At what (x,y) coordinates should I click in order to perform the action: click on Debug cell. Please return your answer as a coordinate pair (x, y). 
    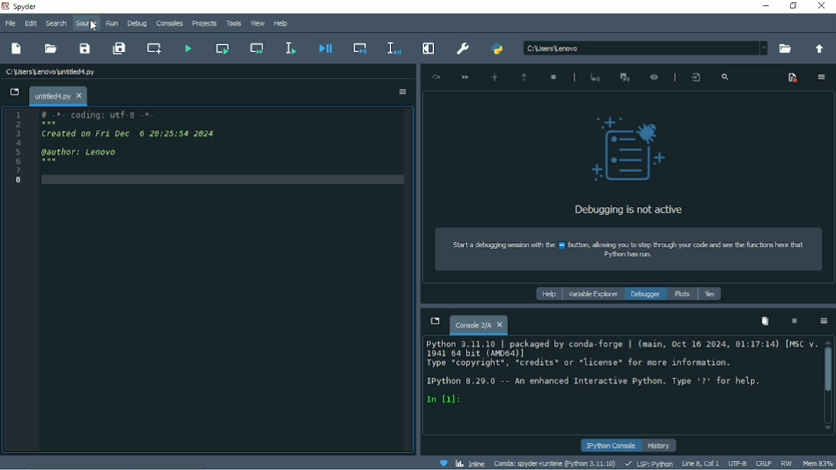
    Looking at the image, I should click on (361, 47).